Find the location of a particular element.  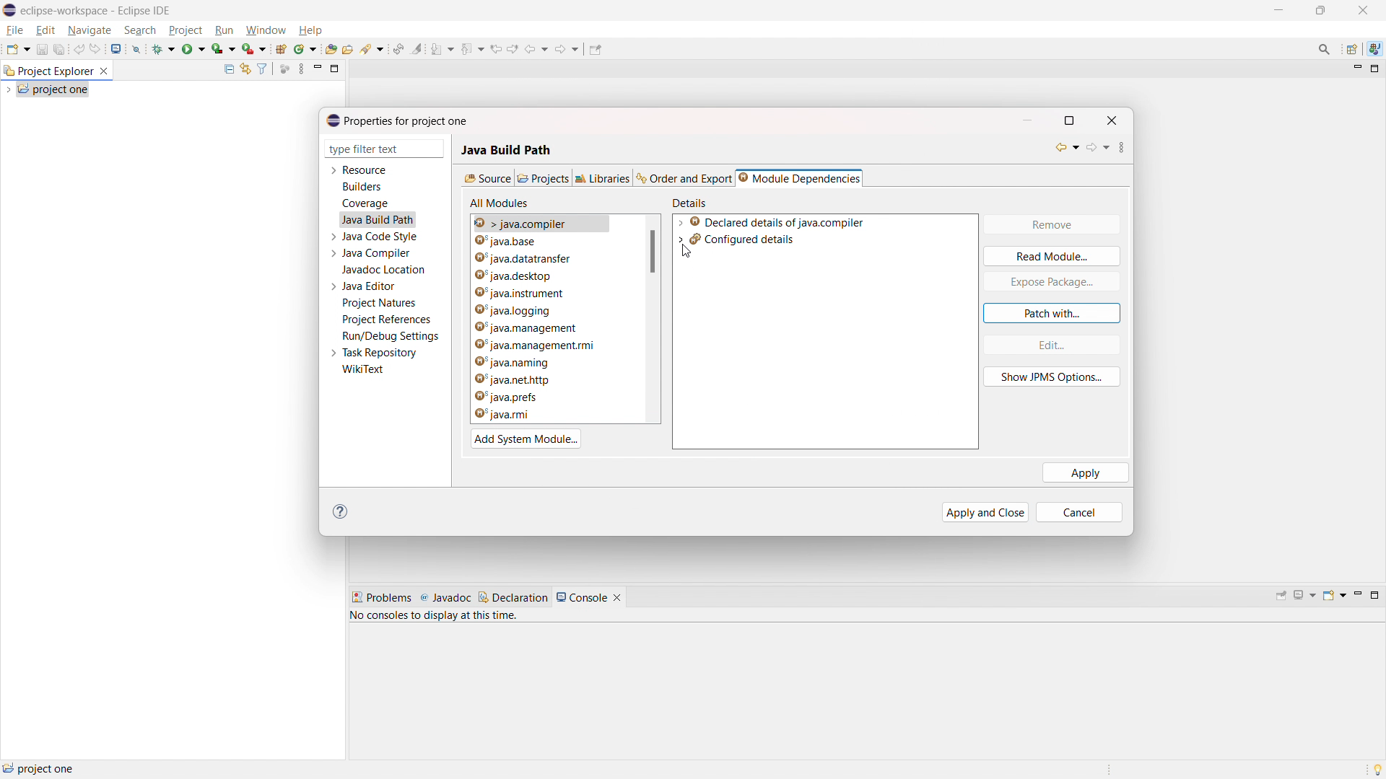

redo is located at coordinates (96, 48).